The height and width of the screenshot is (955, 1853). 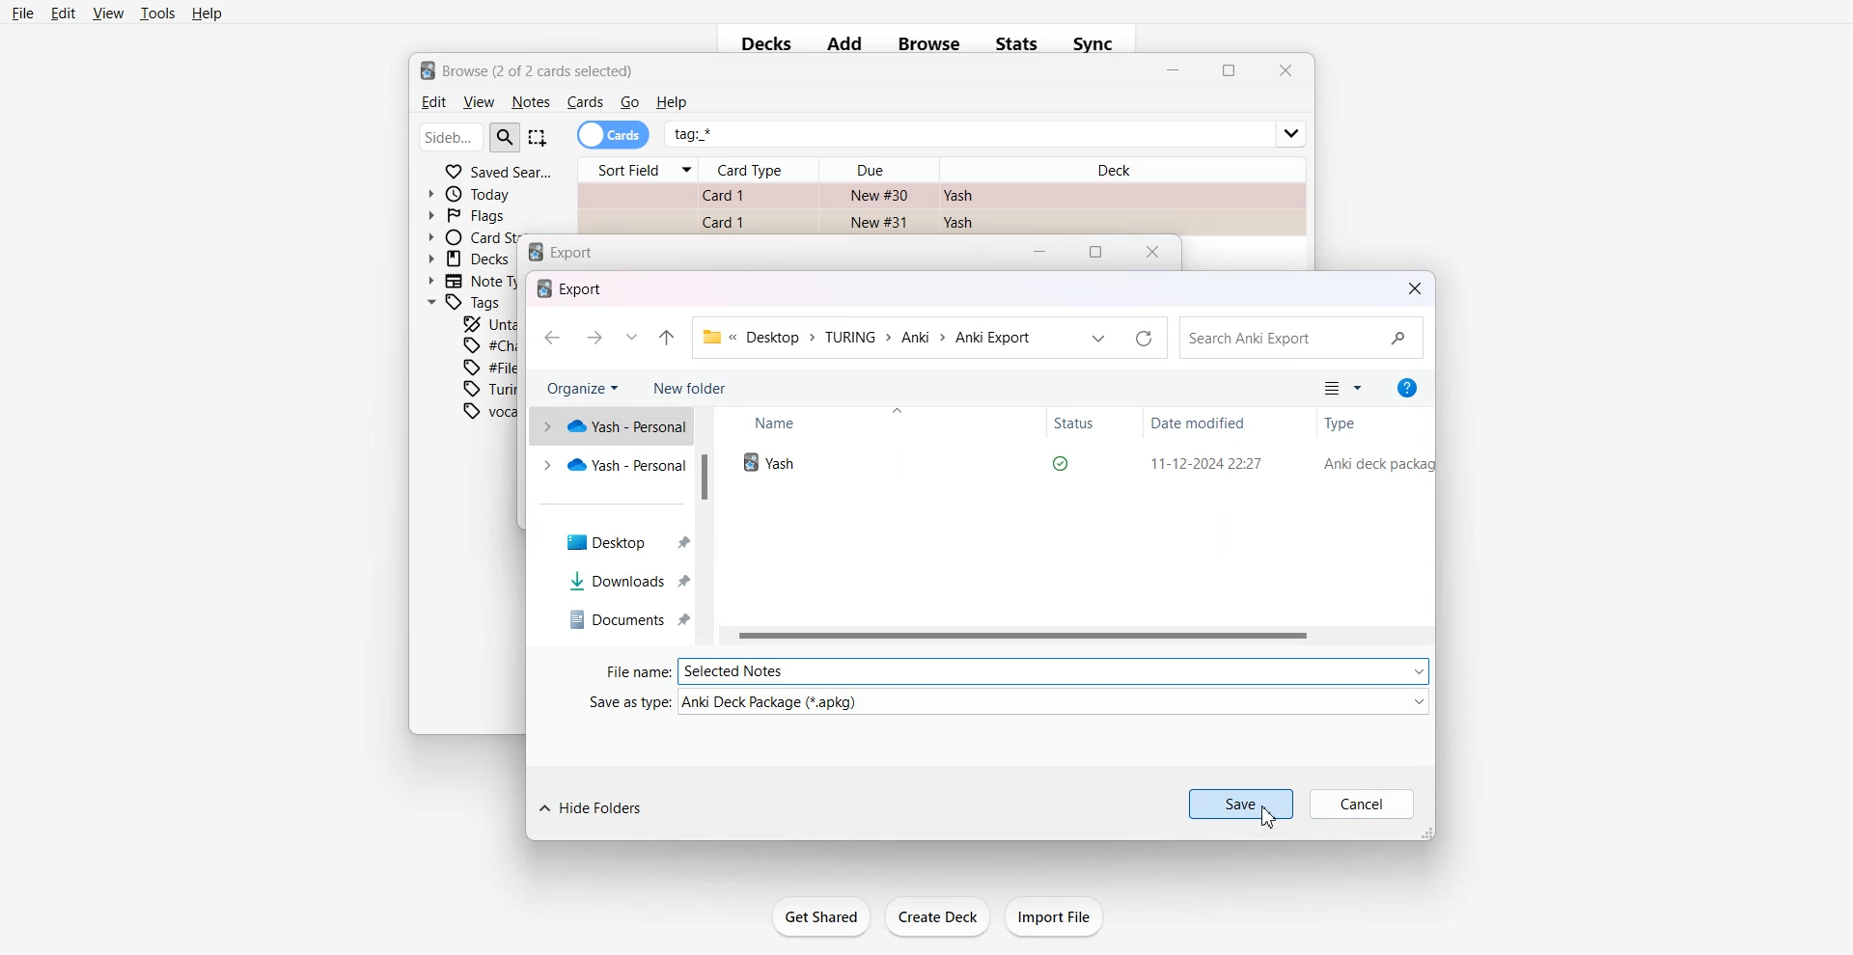 I want to click on Create Deck, so click(x=938, y=917).